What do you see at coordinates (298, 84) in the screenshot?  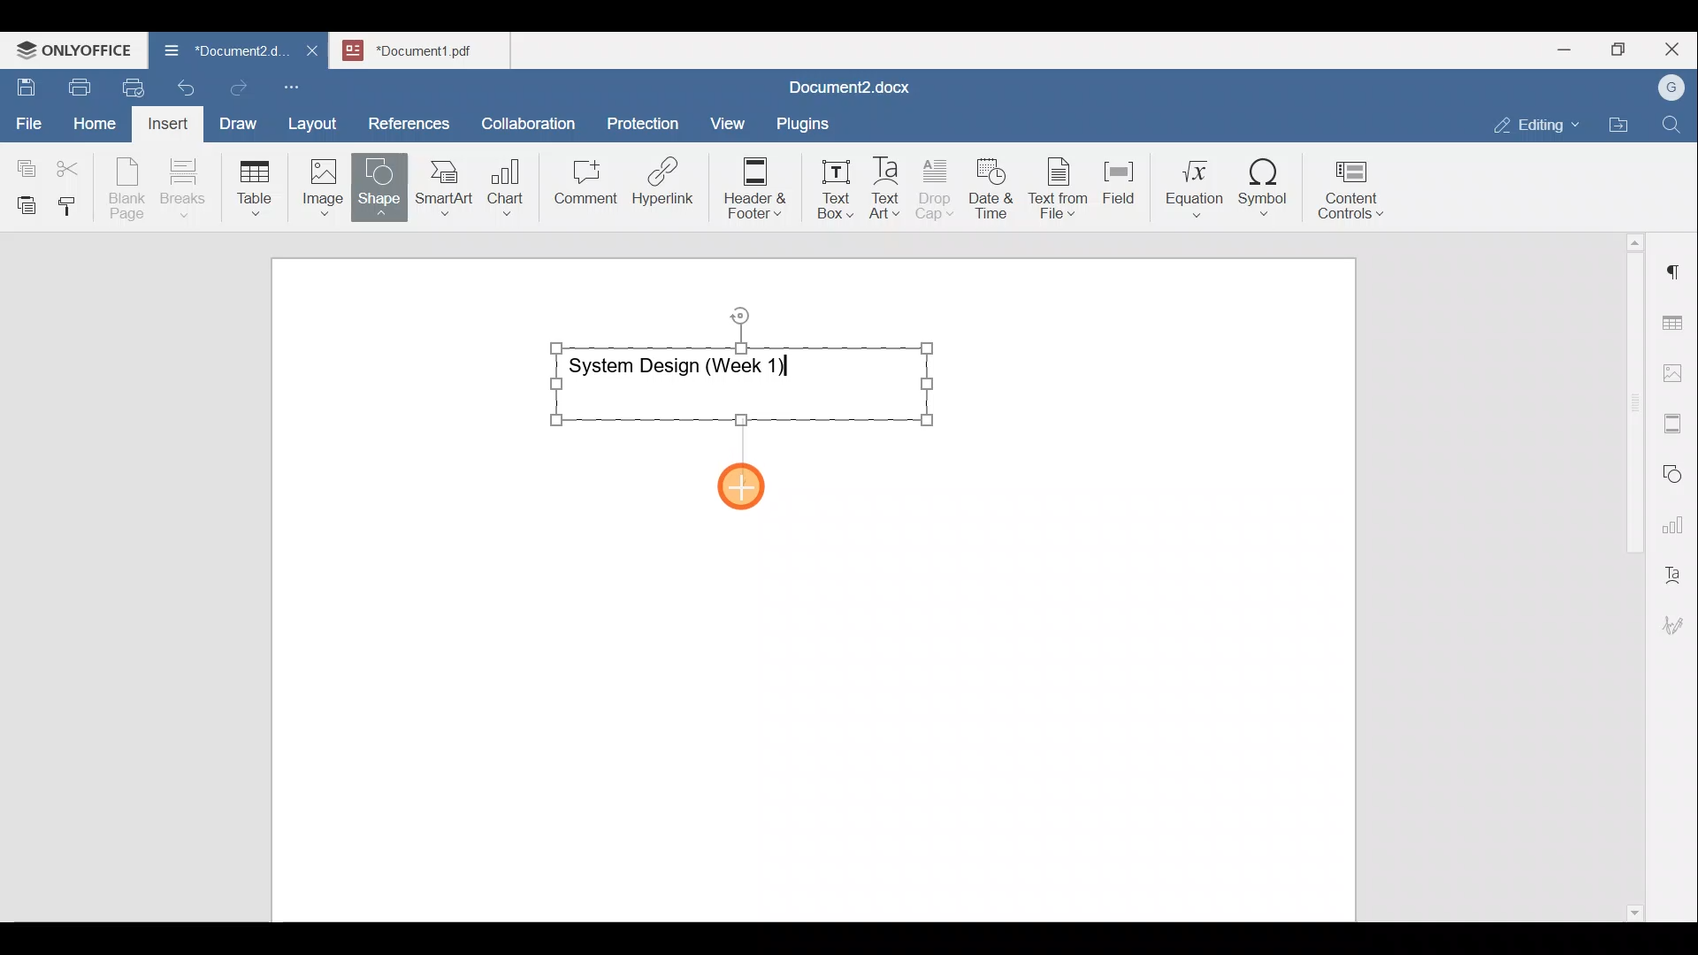 I see `Customize quick access toolbar` at bounding box center [298, 84].